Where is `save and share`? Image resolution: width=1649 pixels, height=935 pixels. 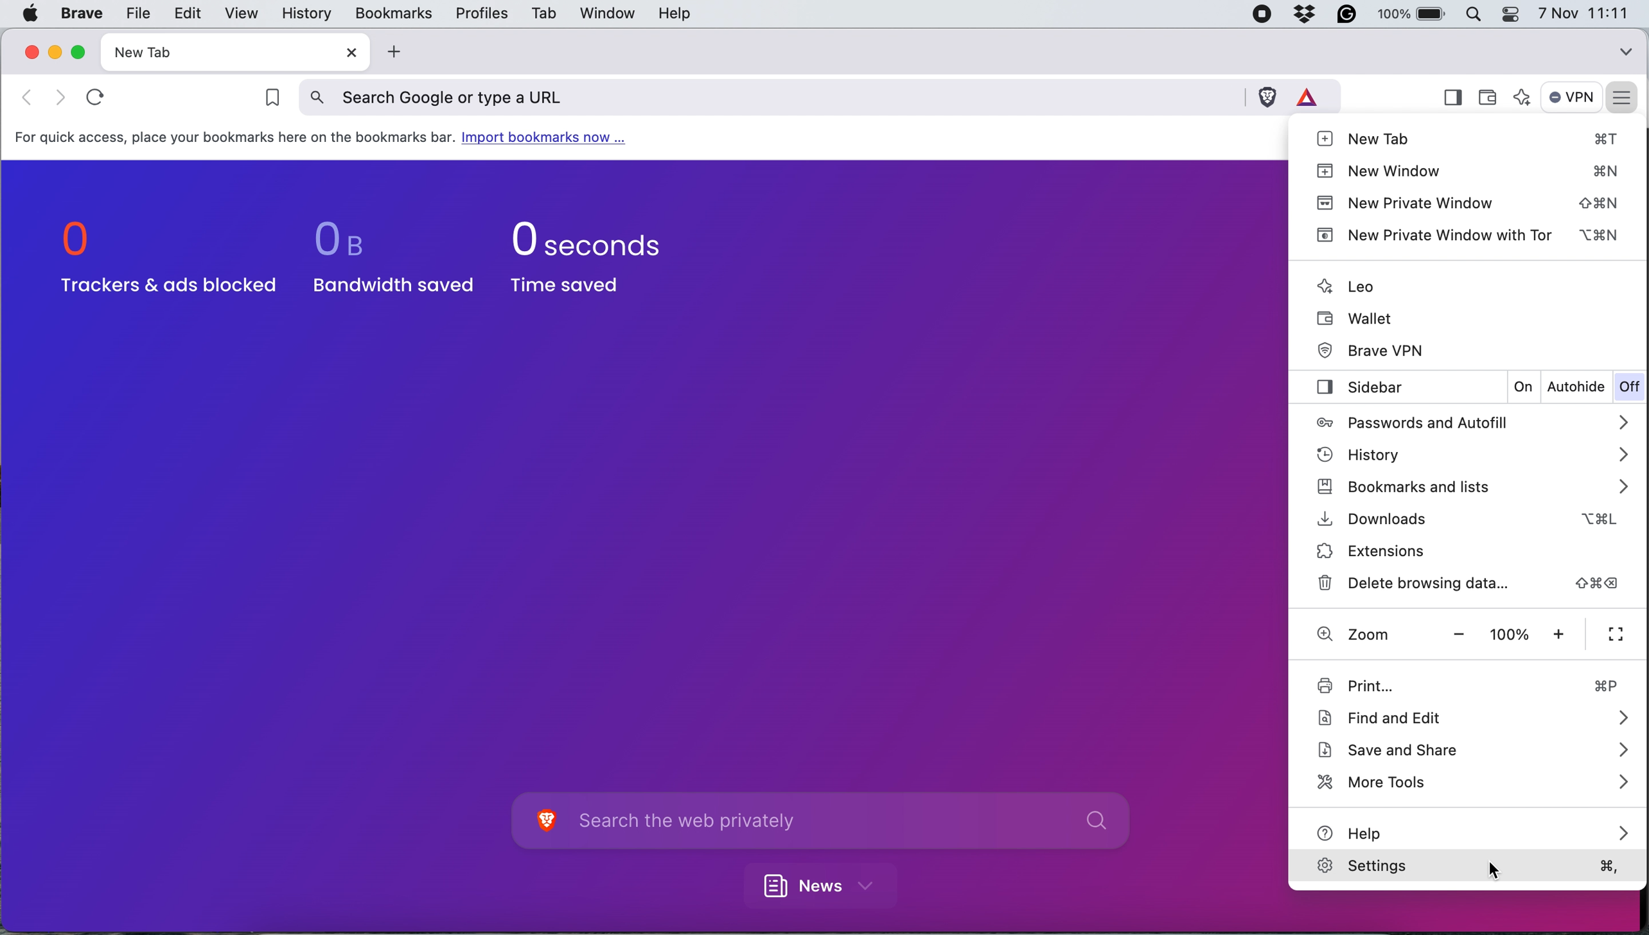
save and share is located at coordinates (1472, 750).